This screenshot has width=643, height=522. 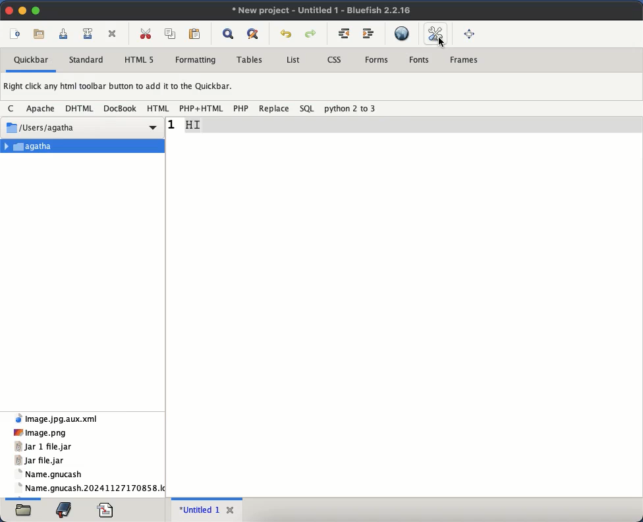 What do you see at coordinates (83, 128) in the screenshot?
I see `users Agatha` at bounding box center [83, 128].